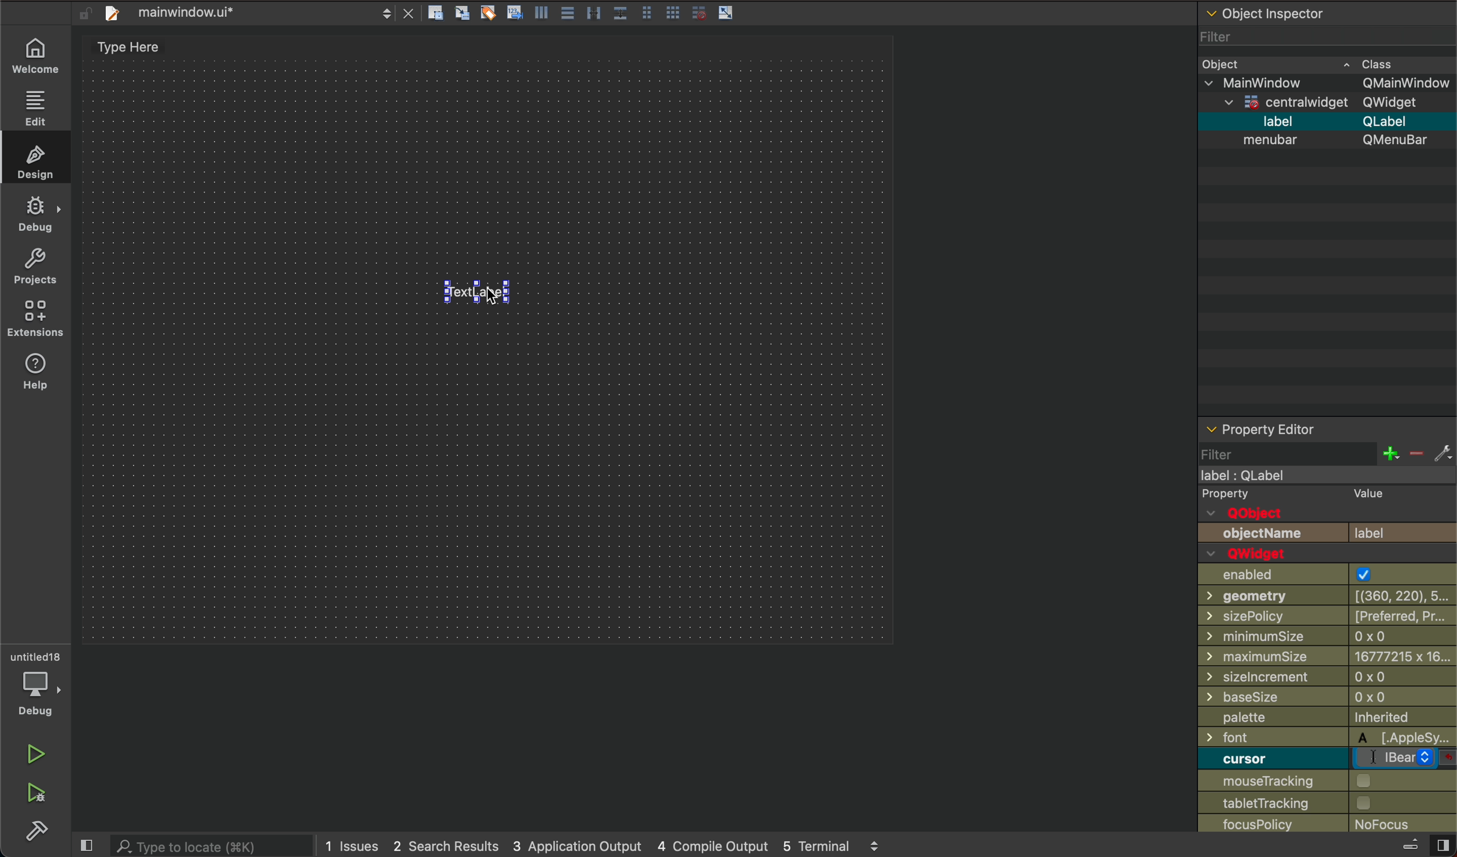 Image resolution: width=1457 pixels, height=857 pixels. Describe the element at coordinates (1418, 452) in the screenshot. I see `decrease` at that location.